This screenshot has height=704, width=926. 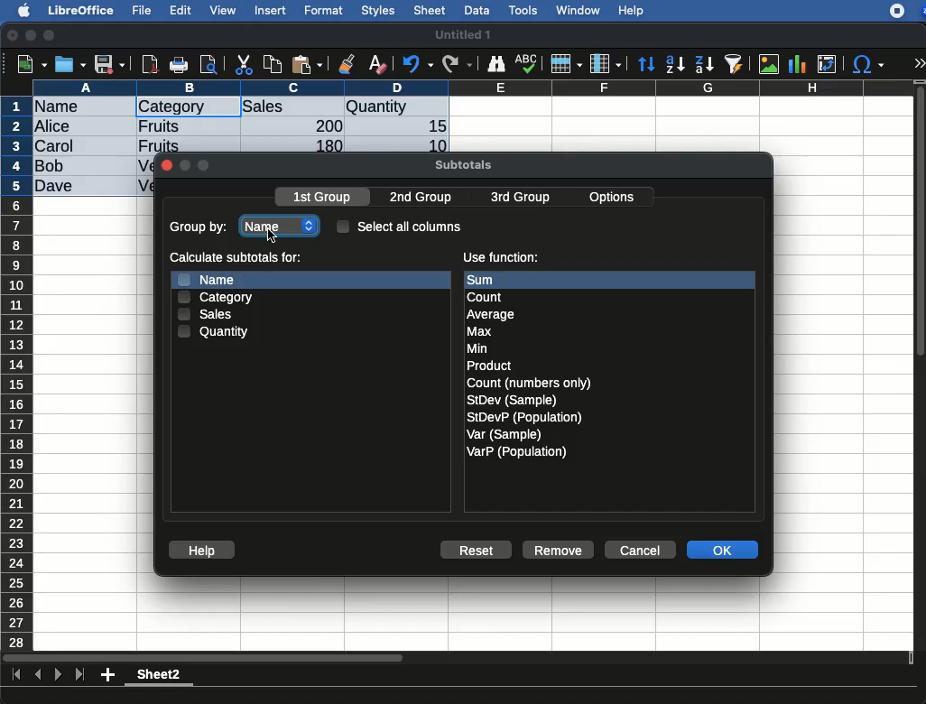 I want to click on chart, so click(x=798, y=64).